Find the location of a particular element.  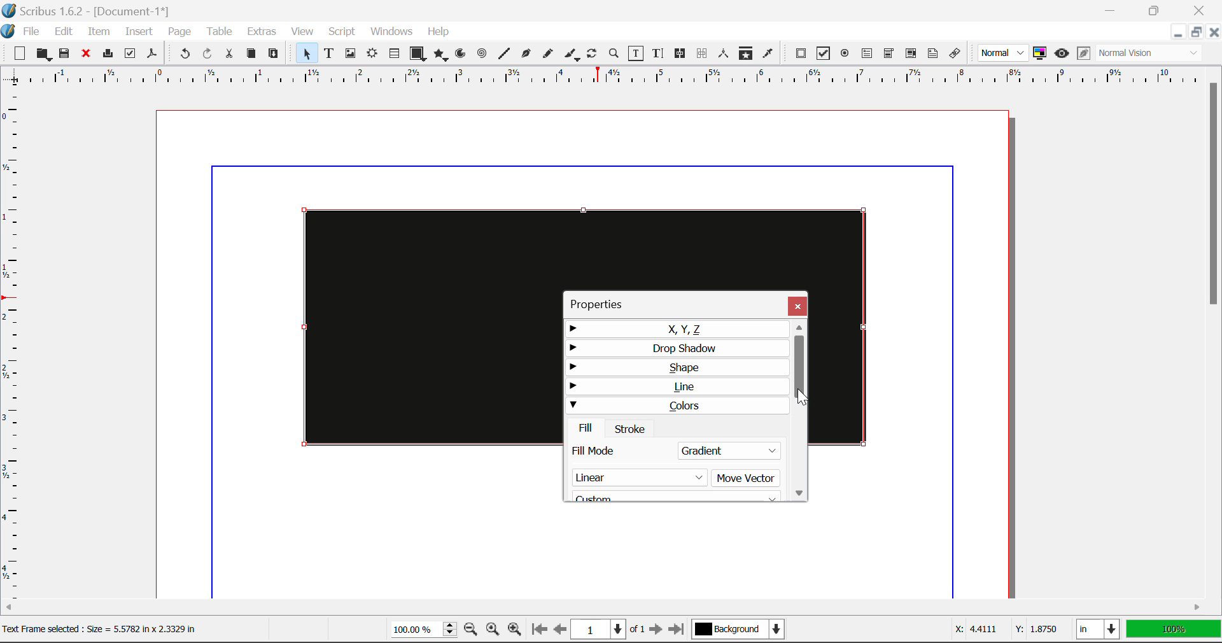

Fill Tab Open is located at coordinates (587, 427).